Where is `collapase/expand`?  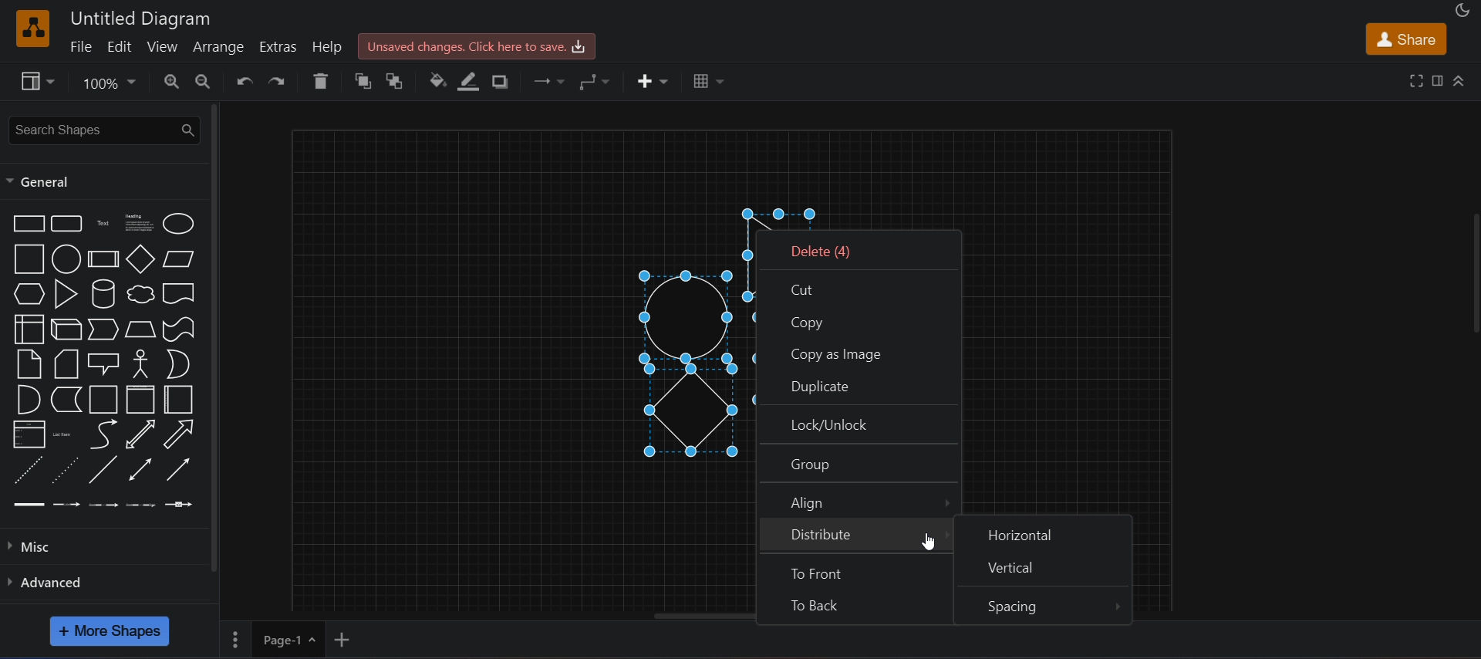 collapase/expand is located at coordinates (1460, 79).